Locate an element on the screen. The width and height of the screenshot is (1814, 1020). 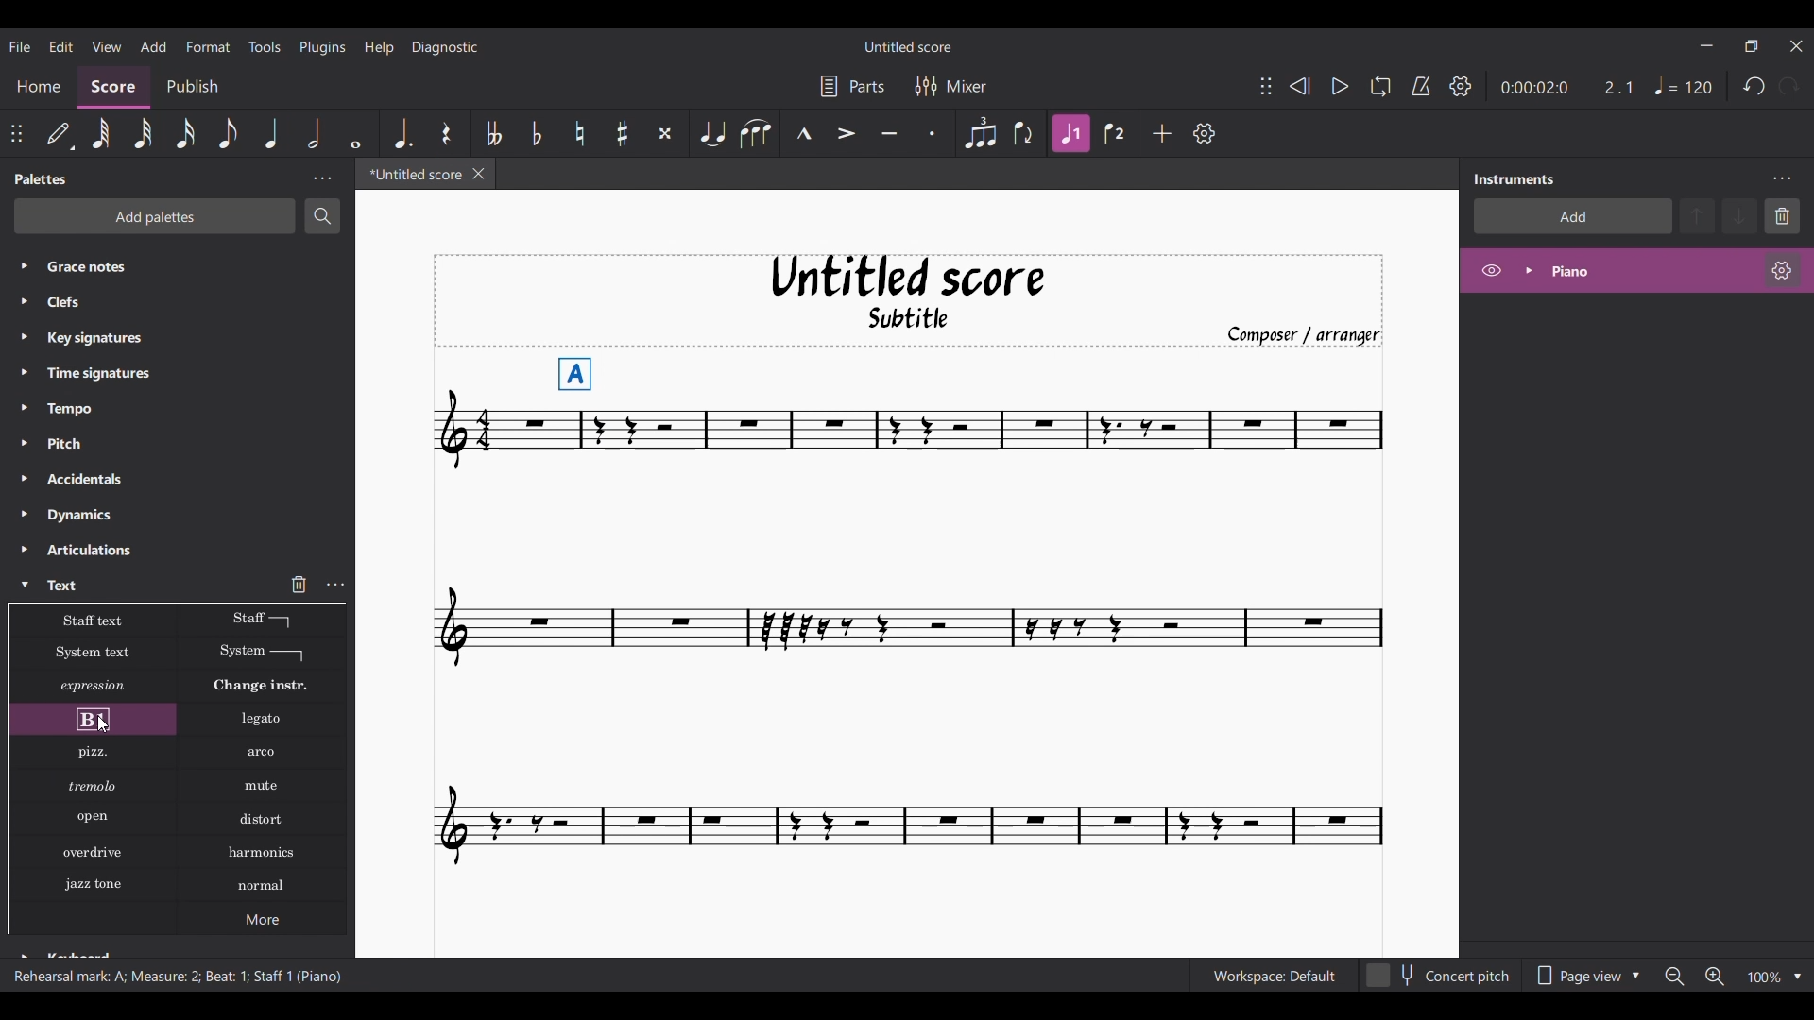
Show interface in a smaller tab is located at coordinates (1752, 46).